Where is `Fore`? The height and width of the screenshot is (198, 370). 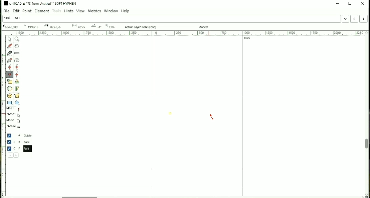
Fore is located at coordinates (21, 148).